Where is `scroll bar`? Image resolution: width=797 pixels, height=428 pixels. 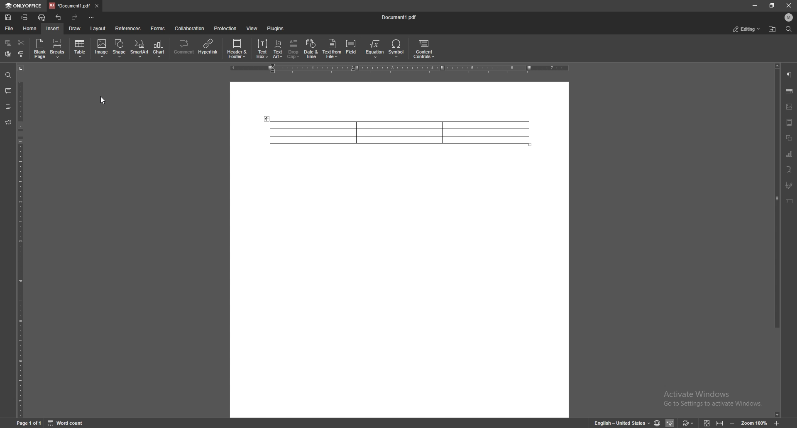 scroll bar is located at coordinates (777, 240).